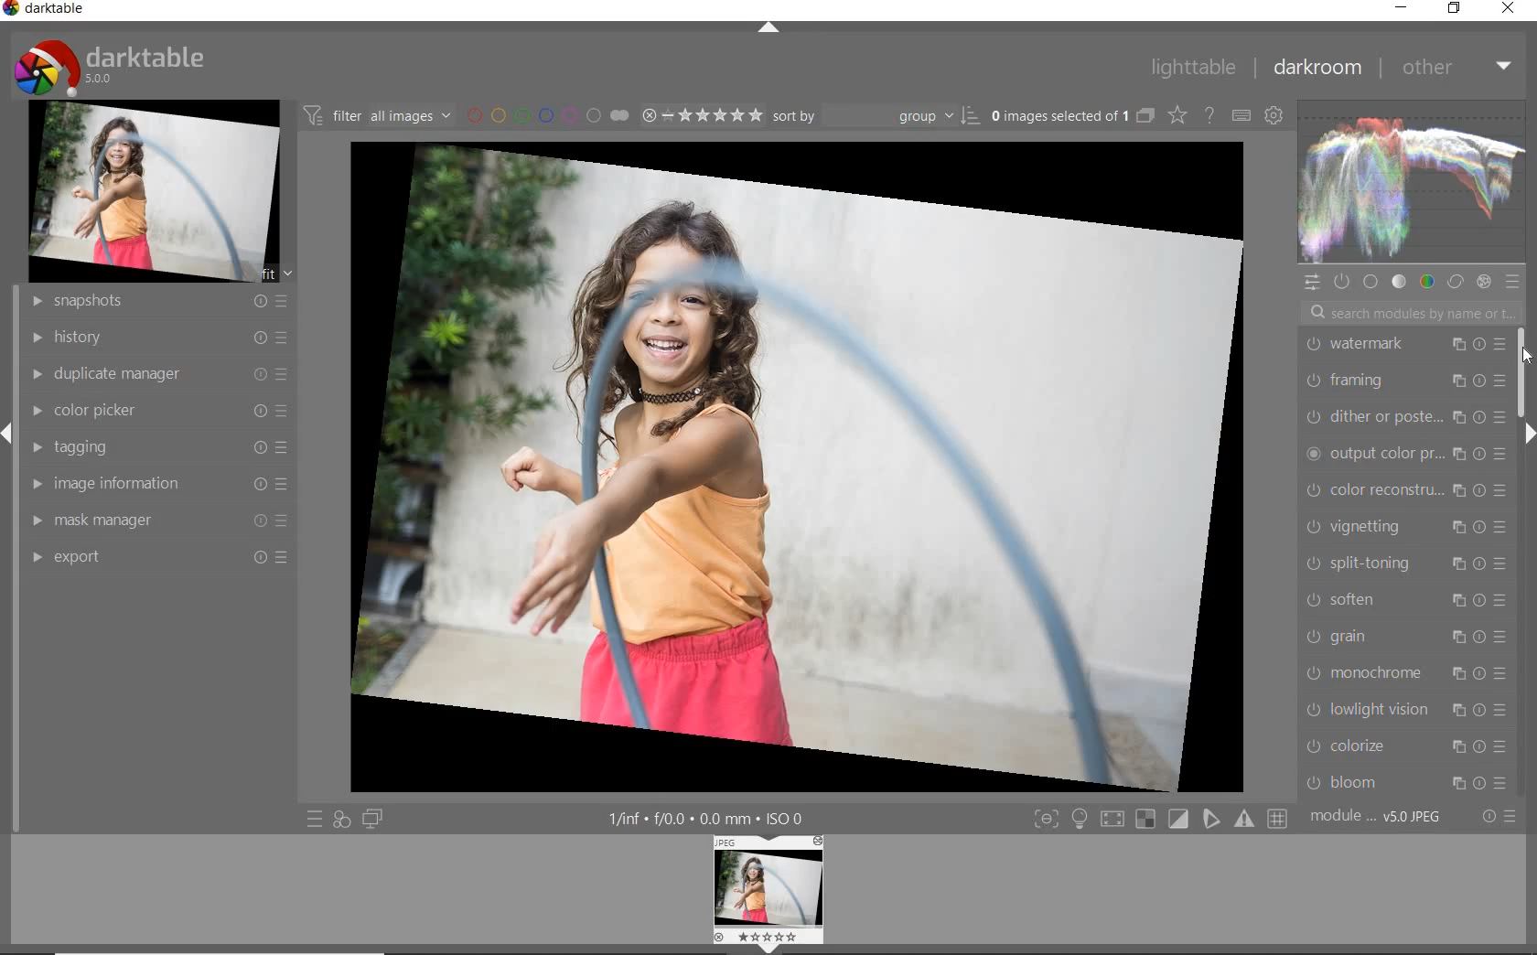  Describe the element at coordinates (1318, 66) in the screenshot. I see `darkroom` at that location.